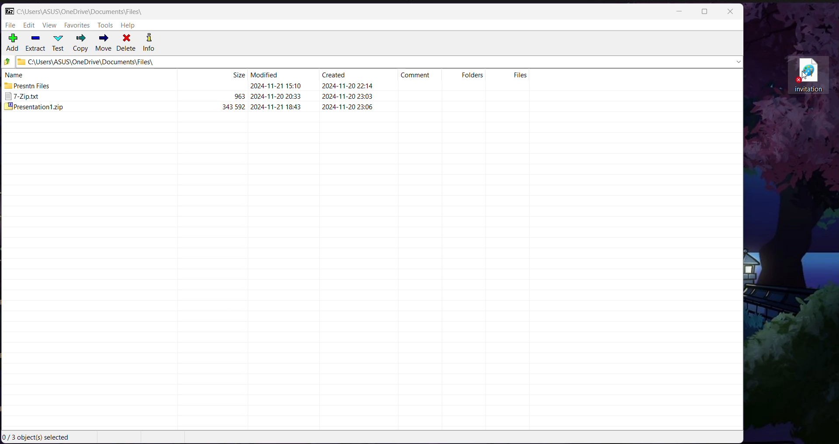 This screenshot has height=444, width=839. I want to click on presentationt.zip 343592 2024-11-211843 2024-11-20 23:06, so click(189, 108).